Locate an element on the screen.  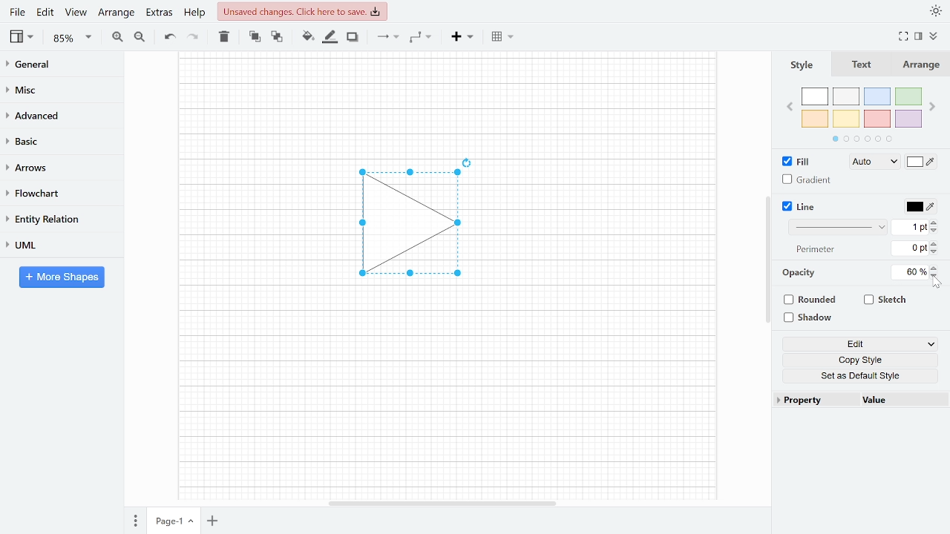
cursor is located at coordinates (938, 284).